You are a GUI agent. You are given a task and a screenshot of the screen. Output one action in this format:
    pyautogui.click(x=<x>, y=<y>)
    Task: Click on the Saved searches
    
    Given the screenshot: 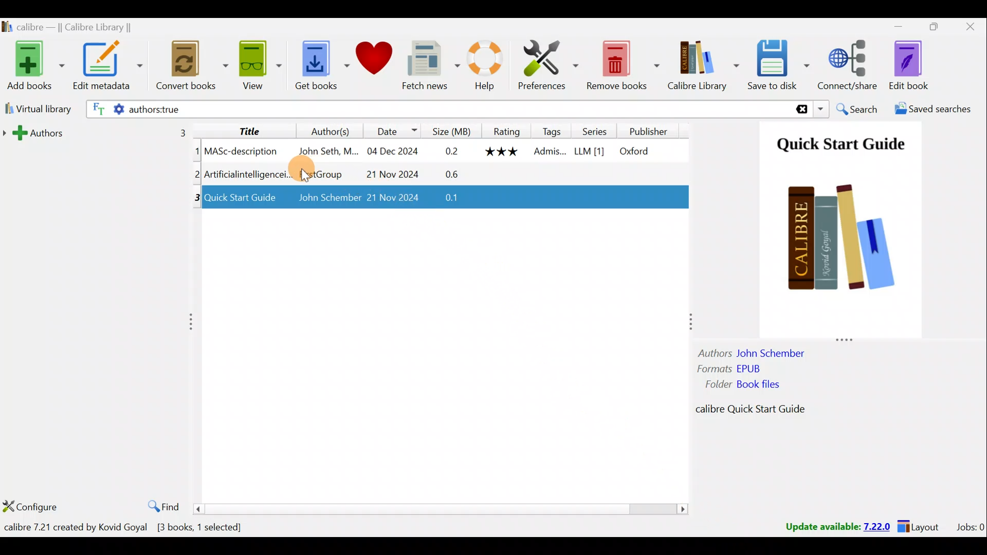 What is the action you would take?
    pyautogui.click(x=939, y=109)
    